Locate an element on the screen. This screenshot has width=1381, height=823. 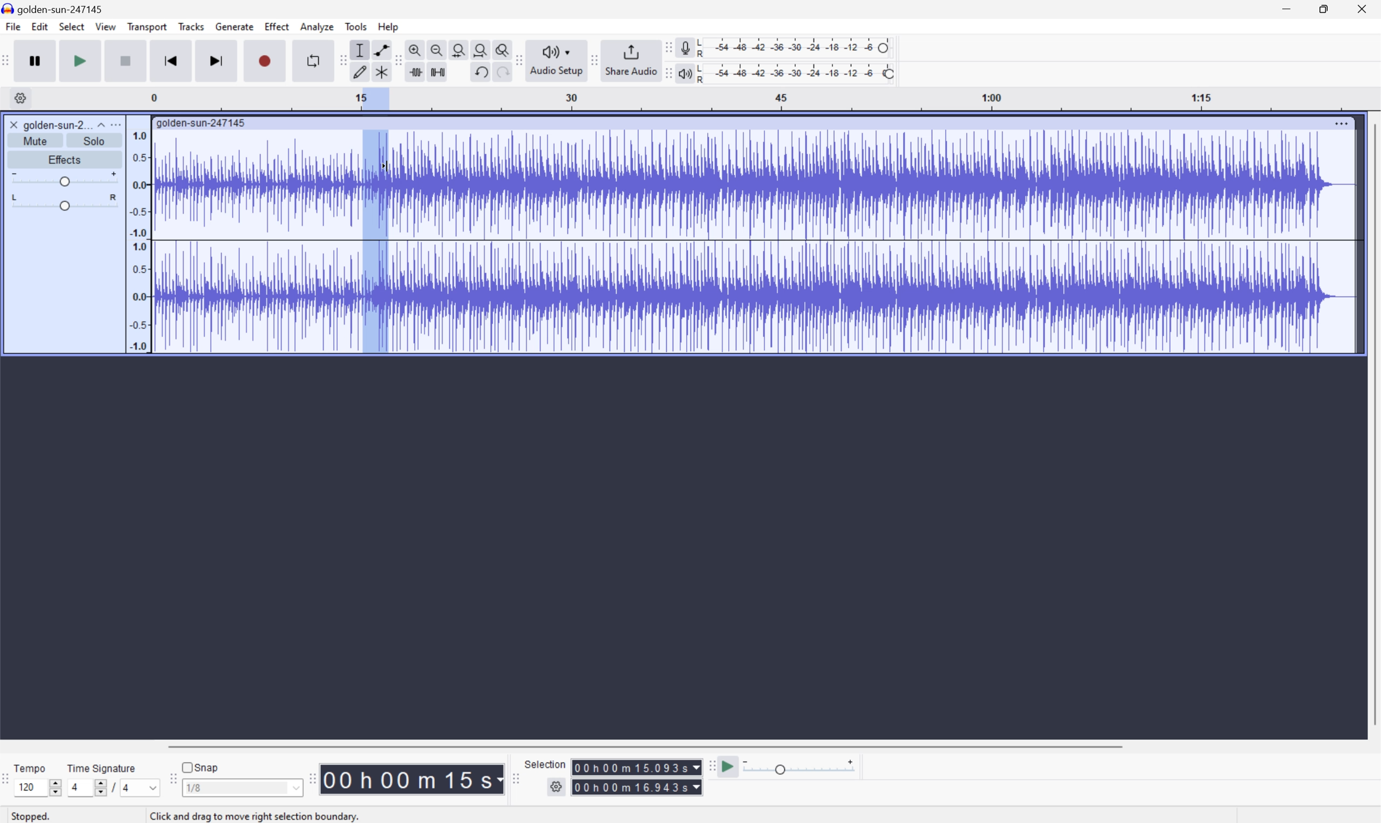
Share Audio is located at coordinates (628, 59).